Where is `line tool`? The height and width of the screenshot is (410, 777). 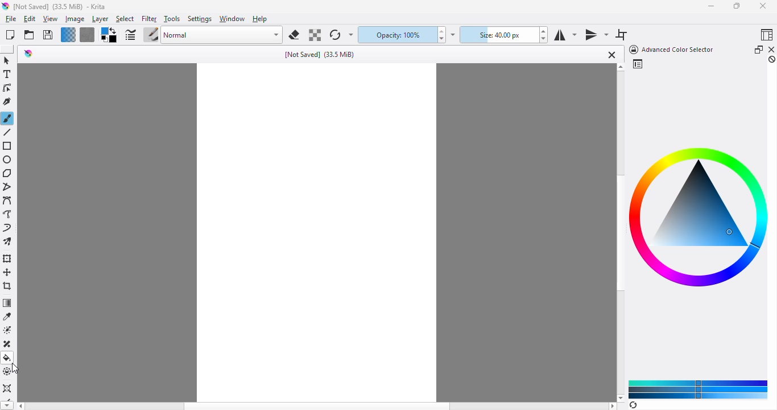
line tool is located at coordinates (7, 132).